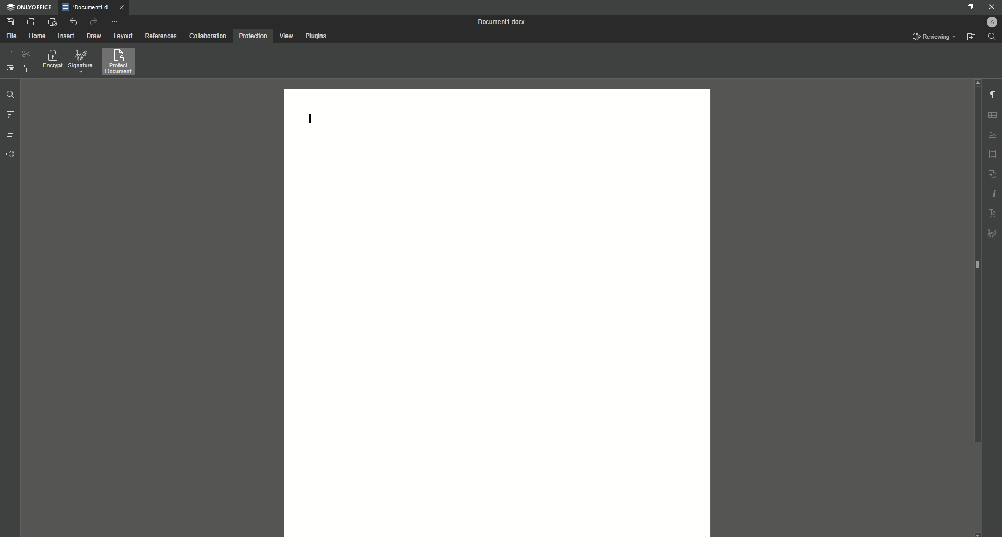  I want to click on Quick print, so click(51, 21).